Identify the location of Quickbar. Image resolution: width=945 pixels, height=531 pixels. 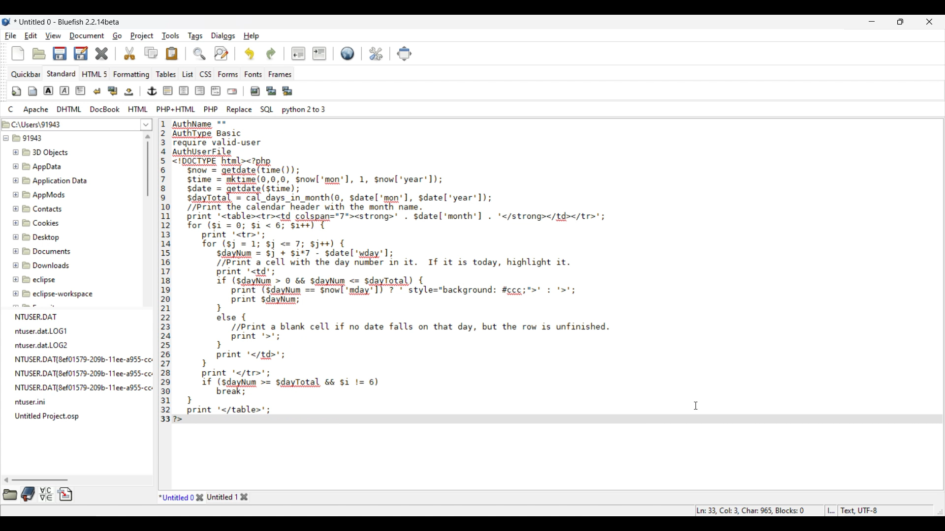
(25, 75).